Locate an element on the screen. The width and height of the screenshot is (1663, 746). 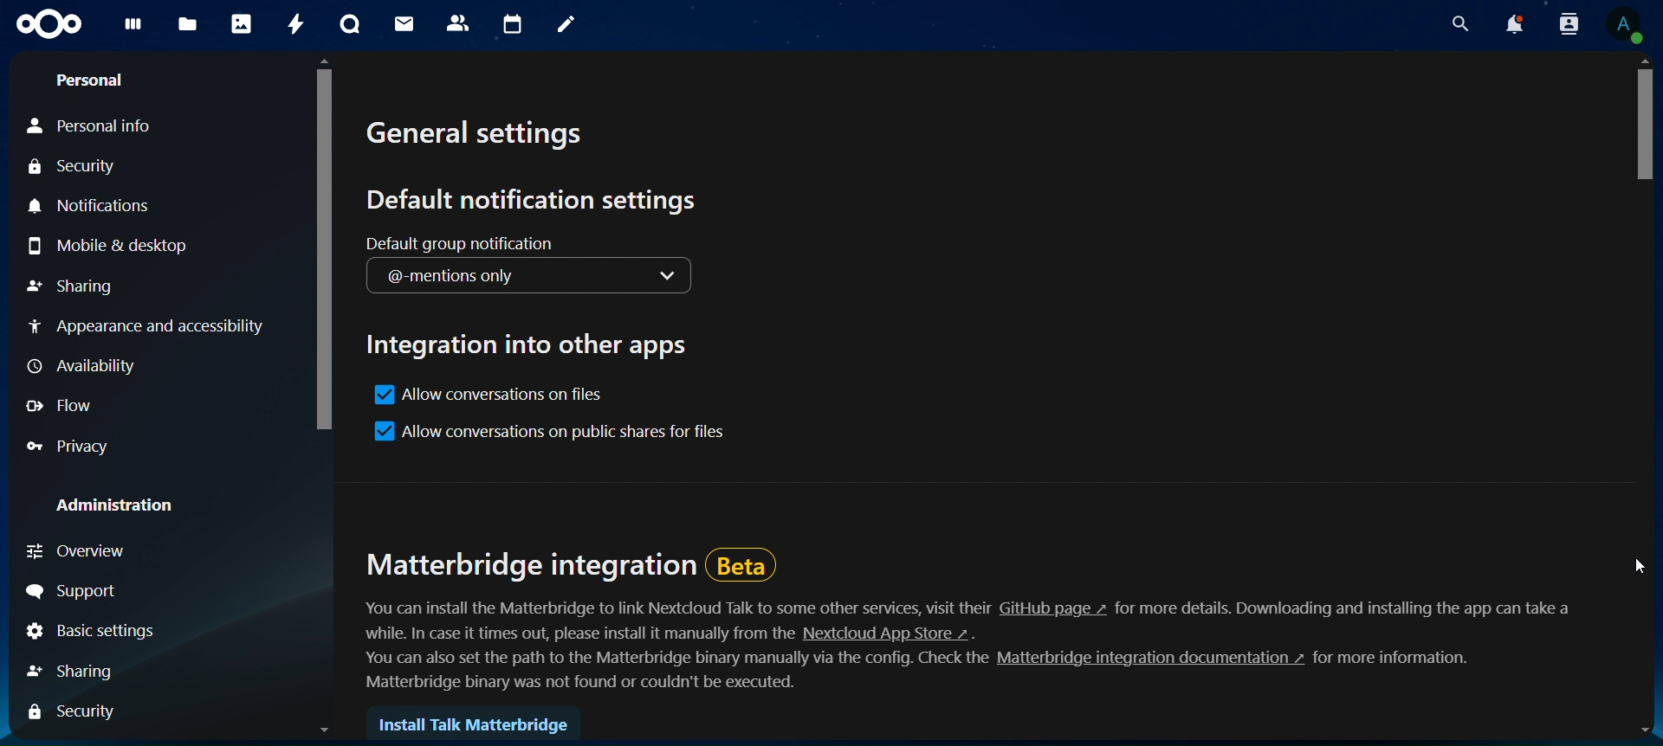
calendar is located at coordinates (514, 26).